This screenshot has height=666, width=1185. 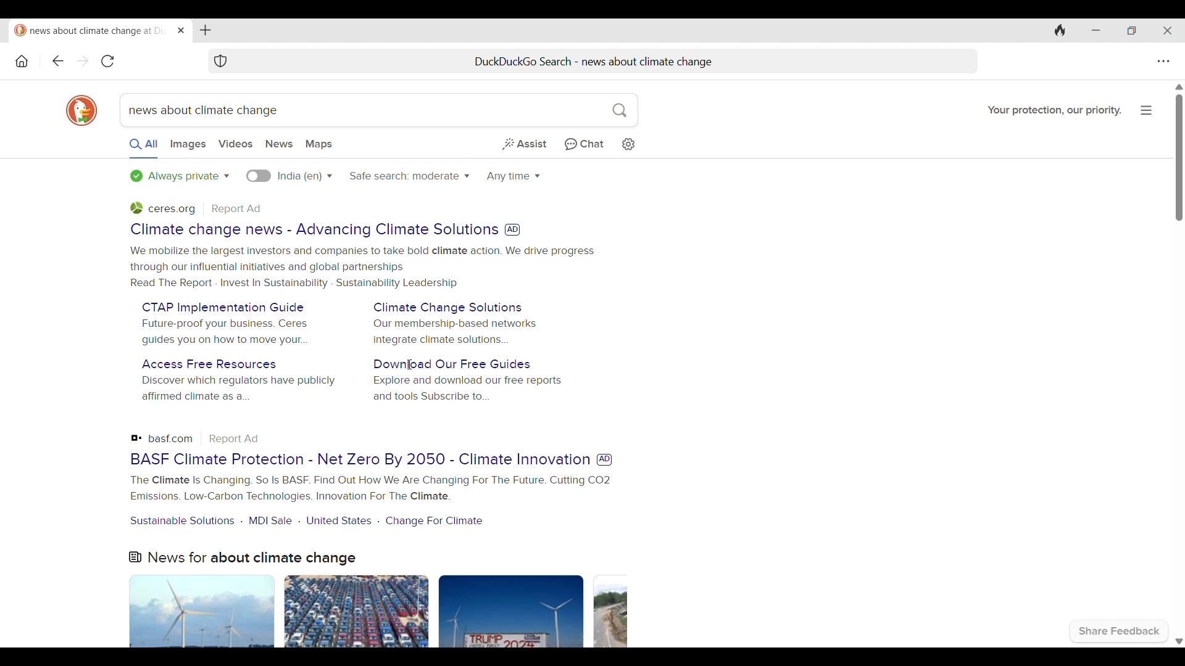 I want to click on our membership based networks integrate climate solutions, so click(x=456, y=332).